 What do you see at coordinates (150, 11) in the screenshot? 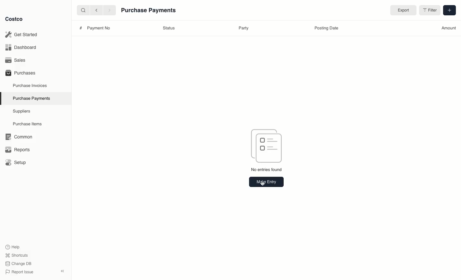
I see `Purchase Payments` at bounding box center [150, 11].